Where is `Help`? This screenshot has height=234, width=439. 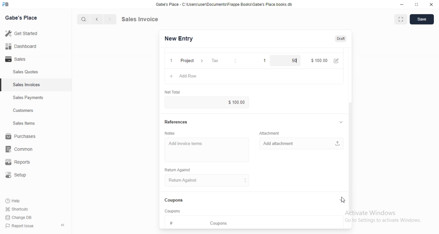
Help is located at coordinates (20, 200).